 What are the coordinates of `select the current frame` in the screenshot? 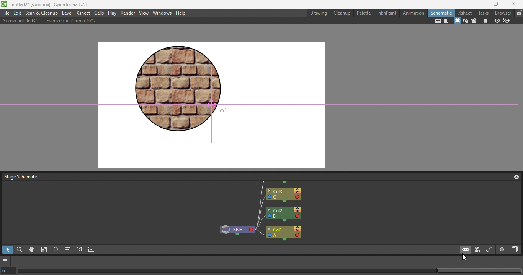 It's located at (8, 271).